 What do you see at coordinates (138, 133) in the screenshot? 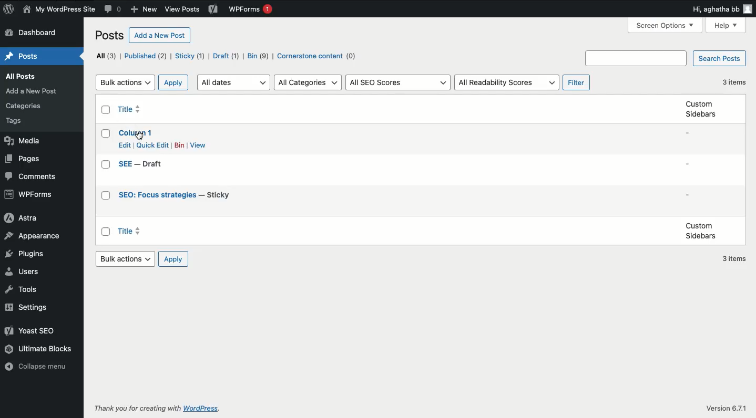
I see `Cursor` at bounding box center [138, 133].